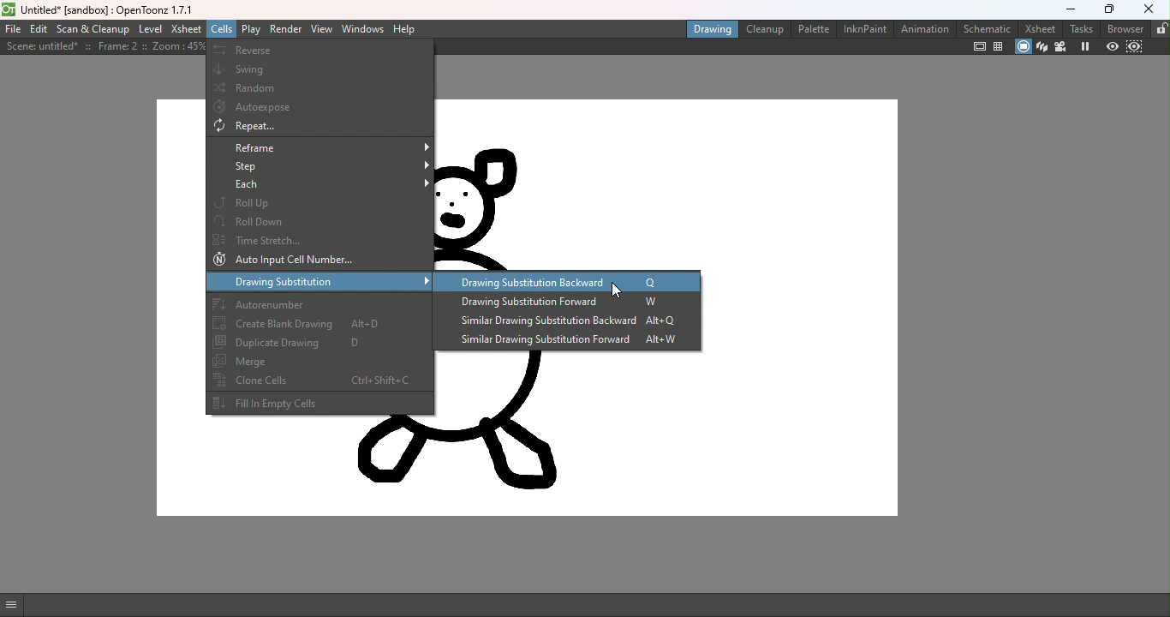 This screenshot has height=617, width=1170. I want to click on View, so click(322, 30).